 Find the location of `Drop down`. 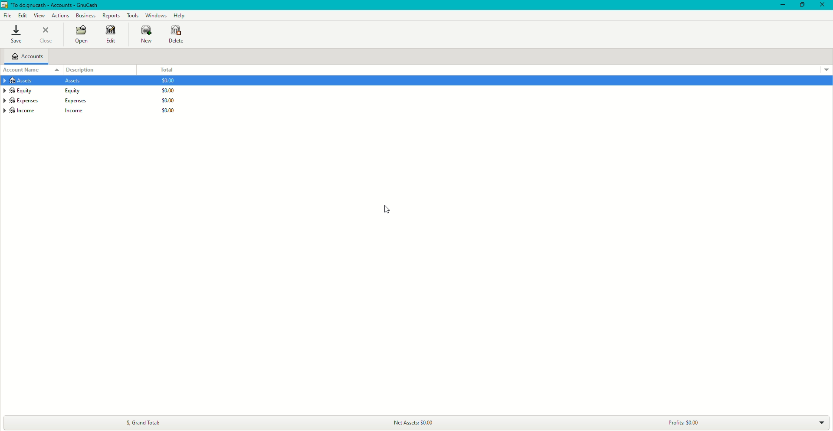

Drop down is located at coordinates (822, 424).